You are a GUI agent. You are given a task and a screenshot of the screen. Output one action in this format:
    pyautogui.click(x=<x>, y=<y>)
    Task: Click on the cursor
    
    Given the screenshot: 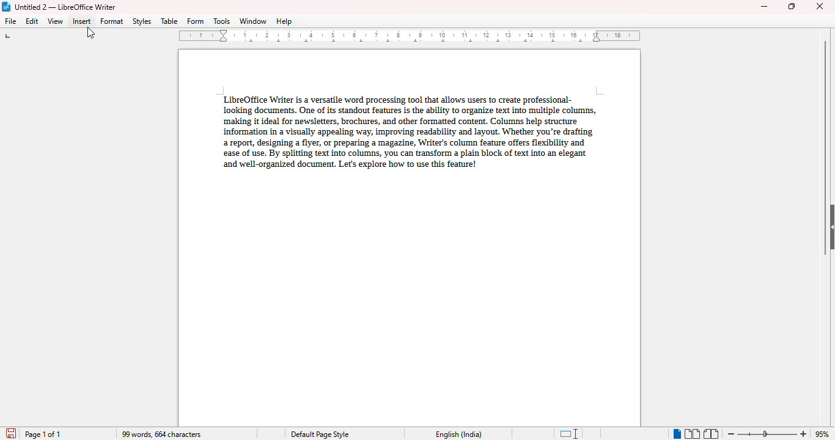 What is the action you would take?
    pyautogui.click(x=90, y=33)
    